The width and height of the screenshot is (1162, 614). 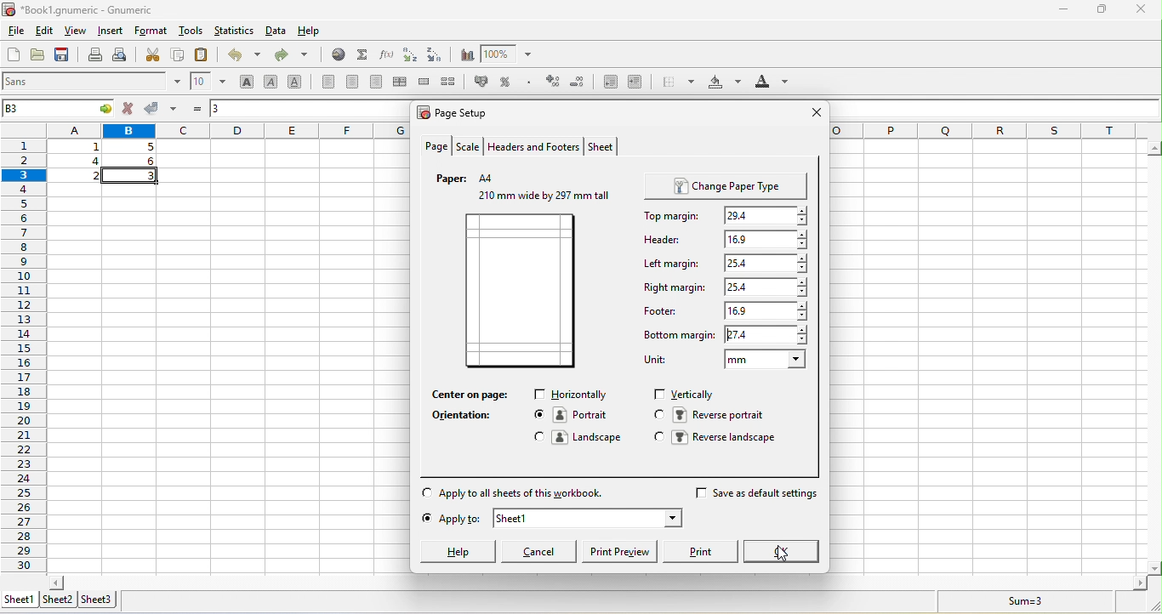 What do you see at coordinates (555, 83) in the screenshot?
I see `increase the number` at bounding box center [555, 83].